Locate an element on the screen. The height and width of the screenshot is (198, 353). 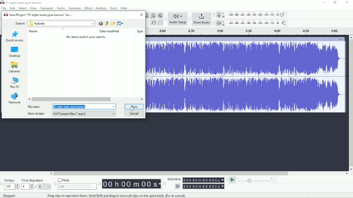
Save project is located at coordinates (38, 14).